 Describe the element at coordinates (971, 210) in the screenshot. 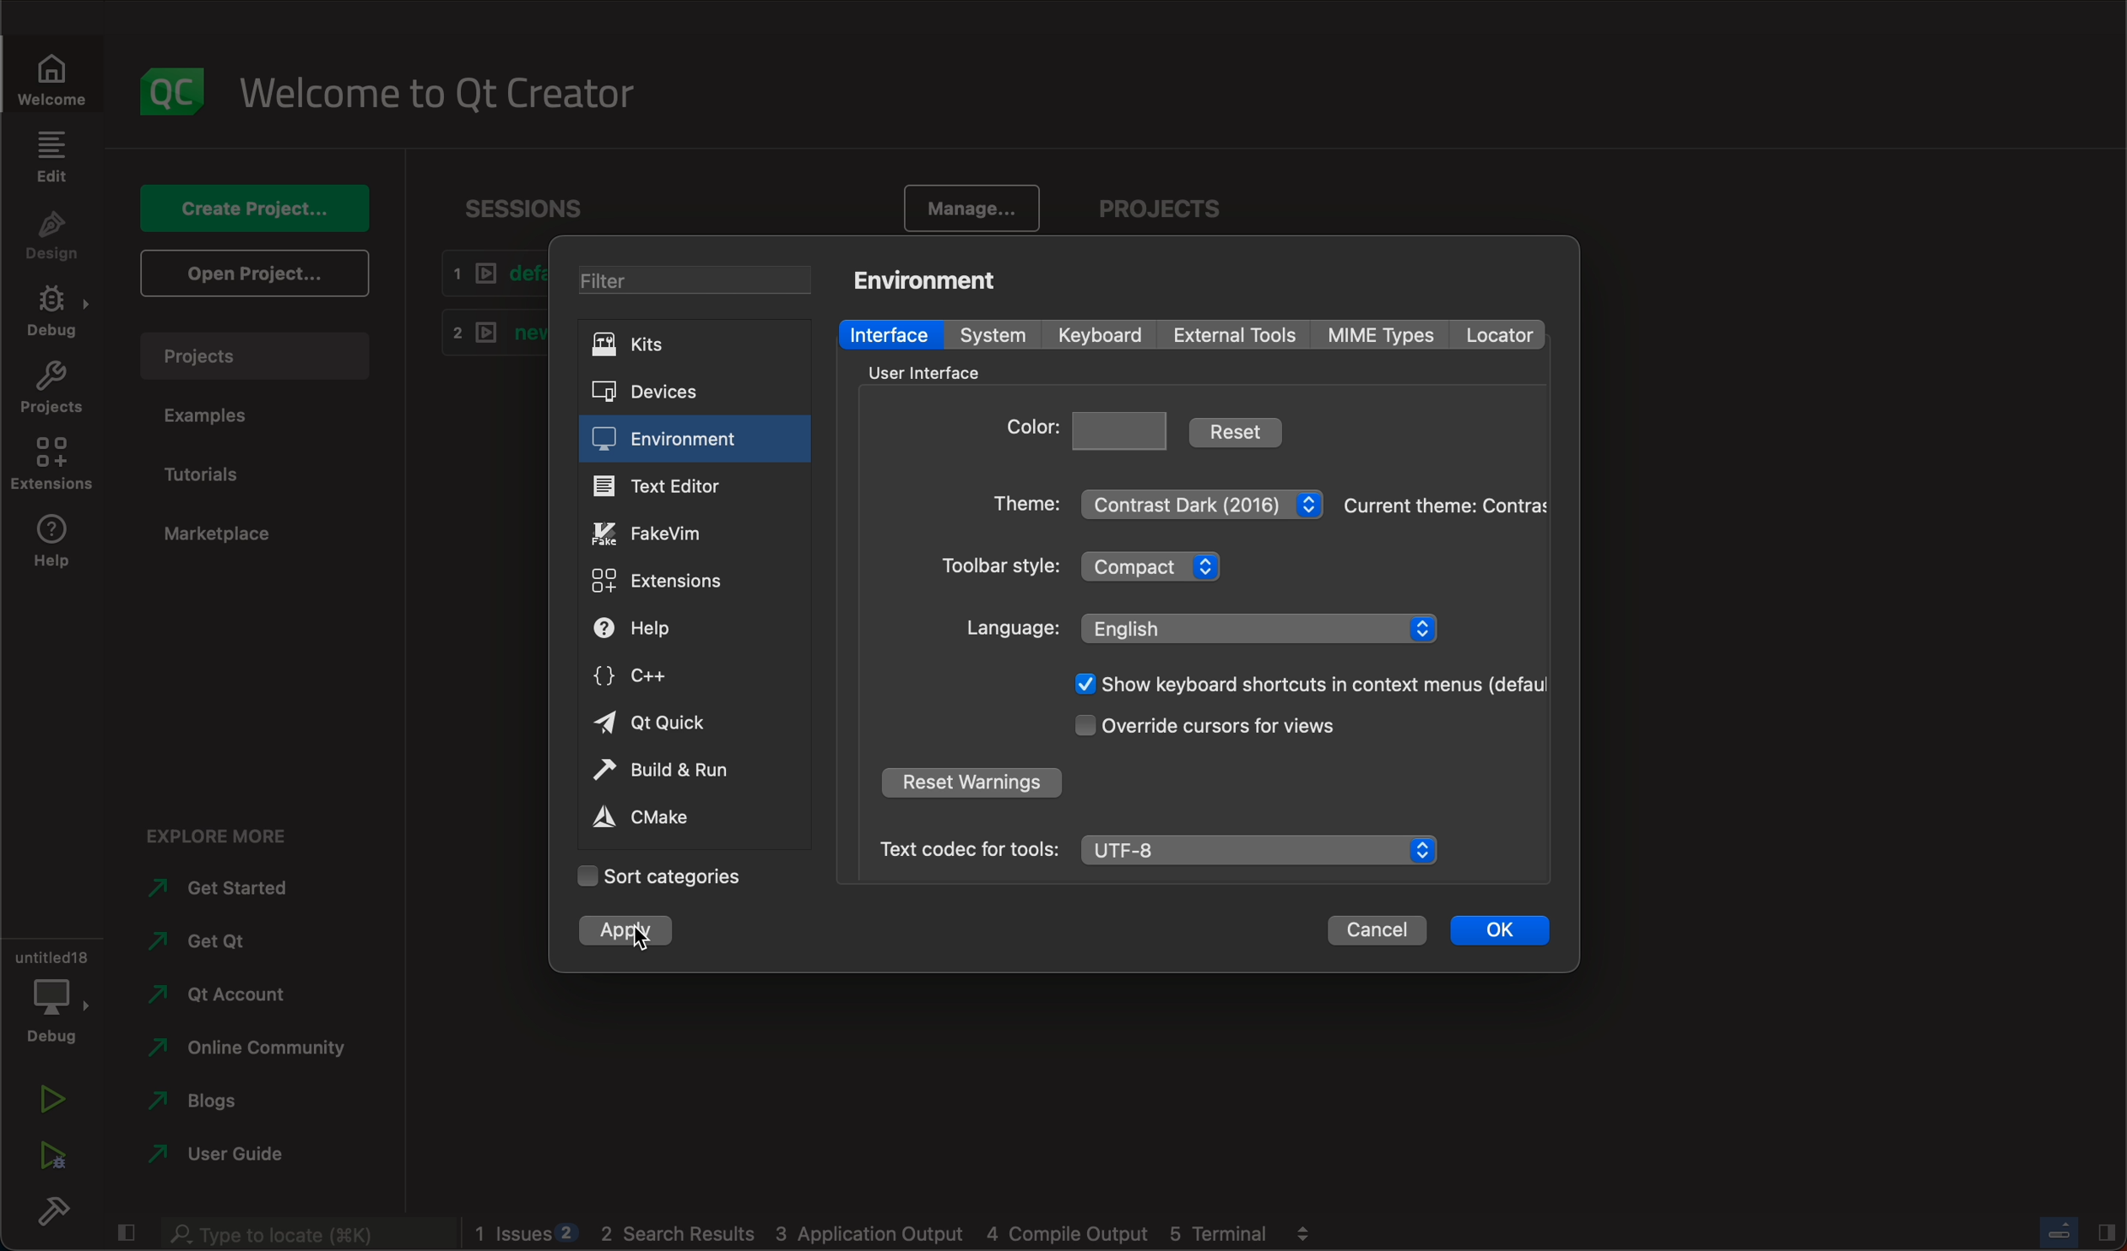

I see `manage` at that location.